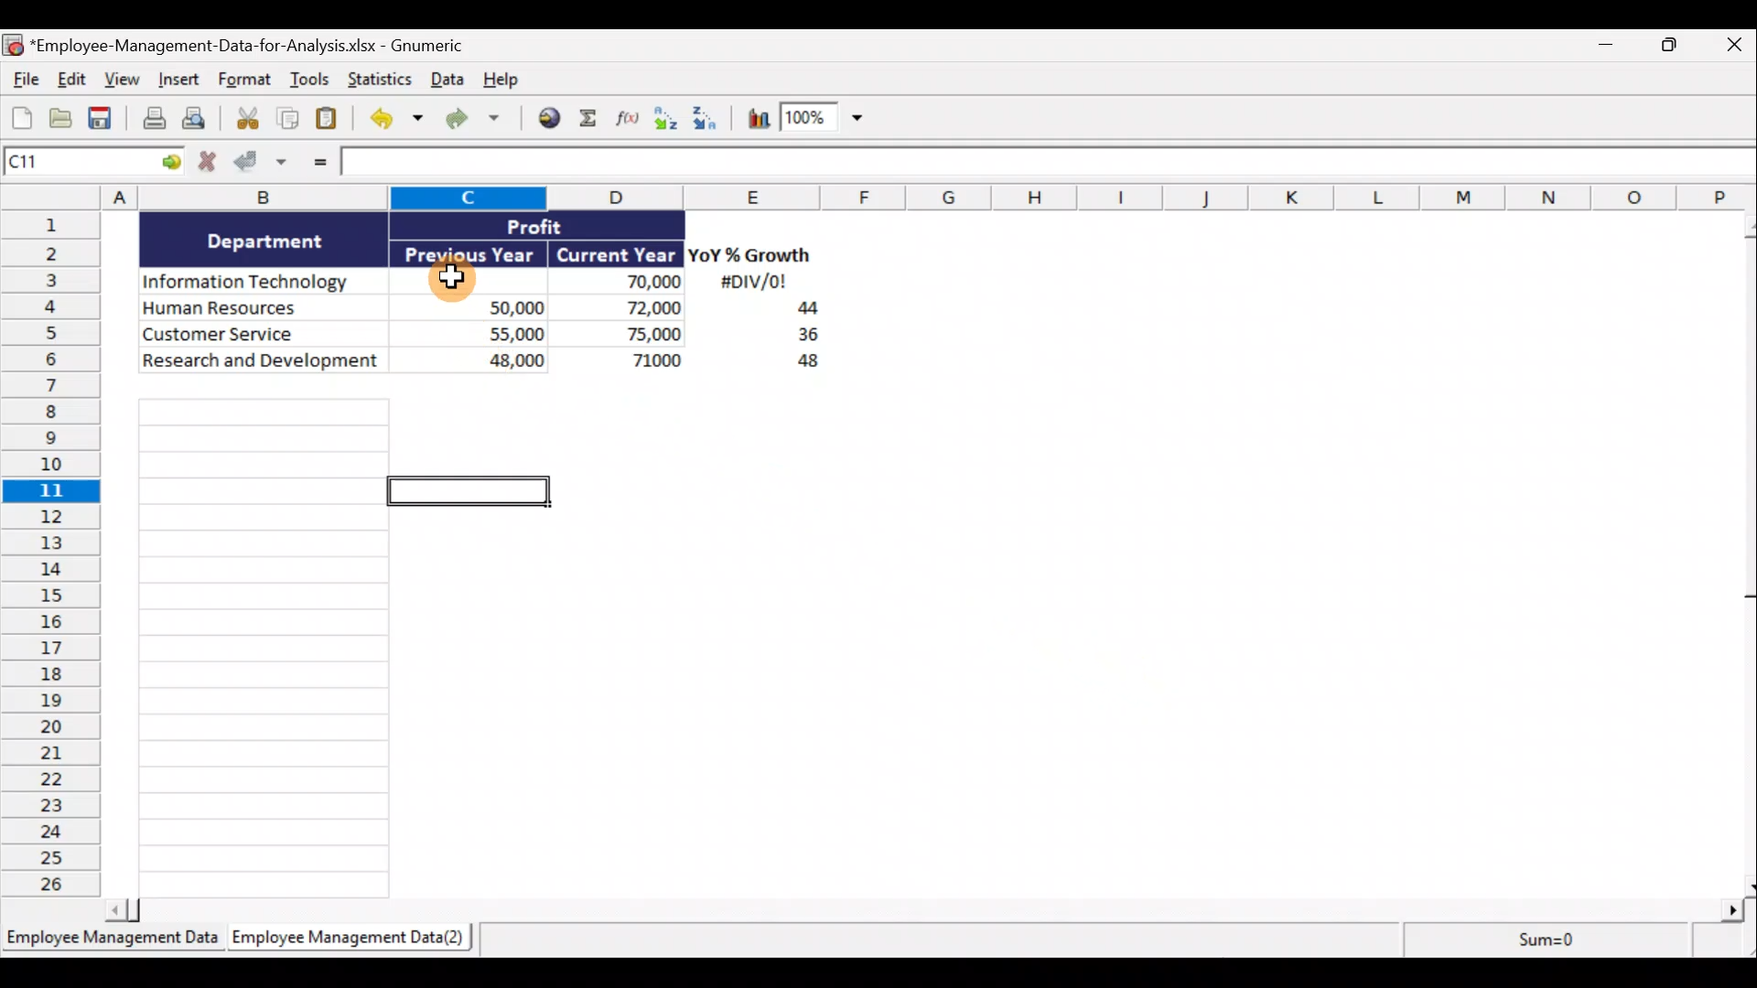 The width and height of the screenshot is (1757, 988). What do you see at coordinates (345, 940) in the screenshot?
I see `Employee Management Data(2)` at bounding box center [345, 940].